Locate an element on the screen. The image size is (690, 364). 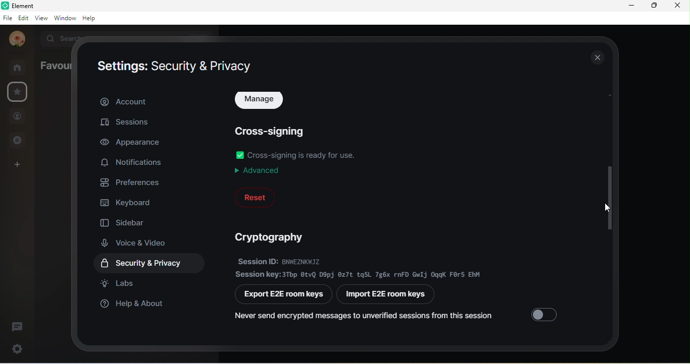
toggle switch is located at coordinates (546, 313).